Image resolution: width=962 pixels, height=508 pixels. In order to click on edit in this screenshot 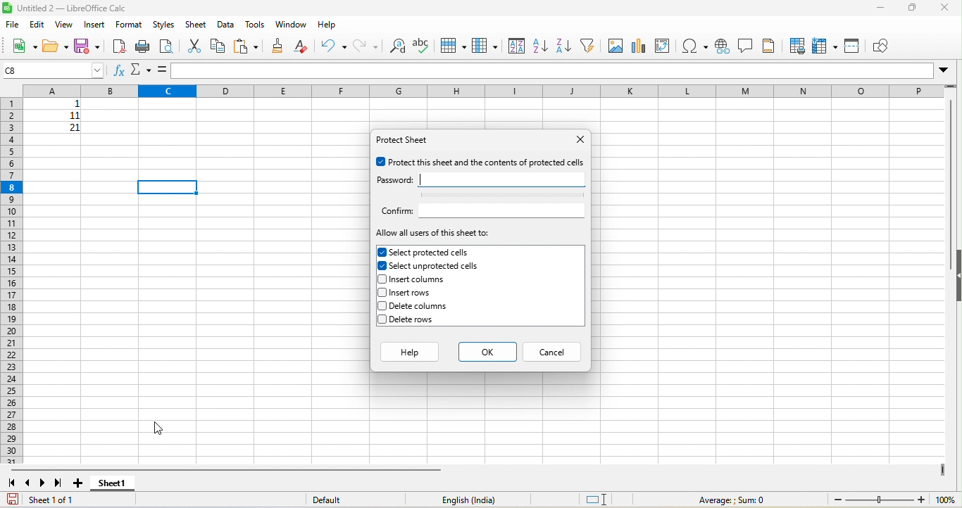, I will do `click(36, 25)`.